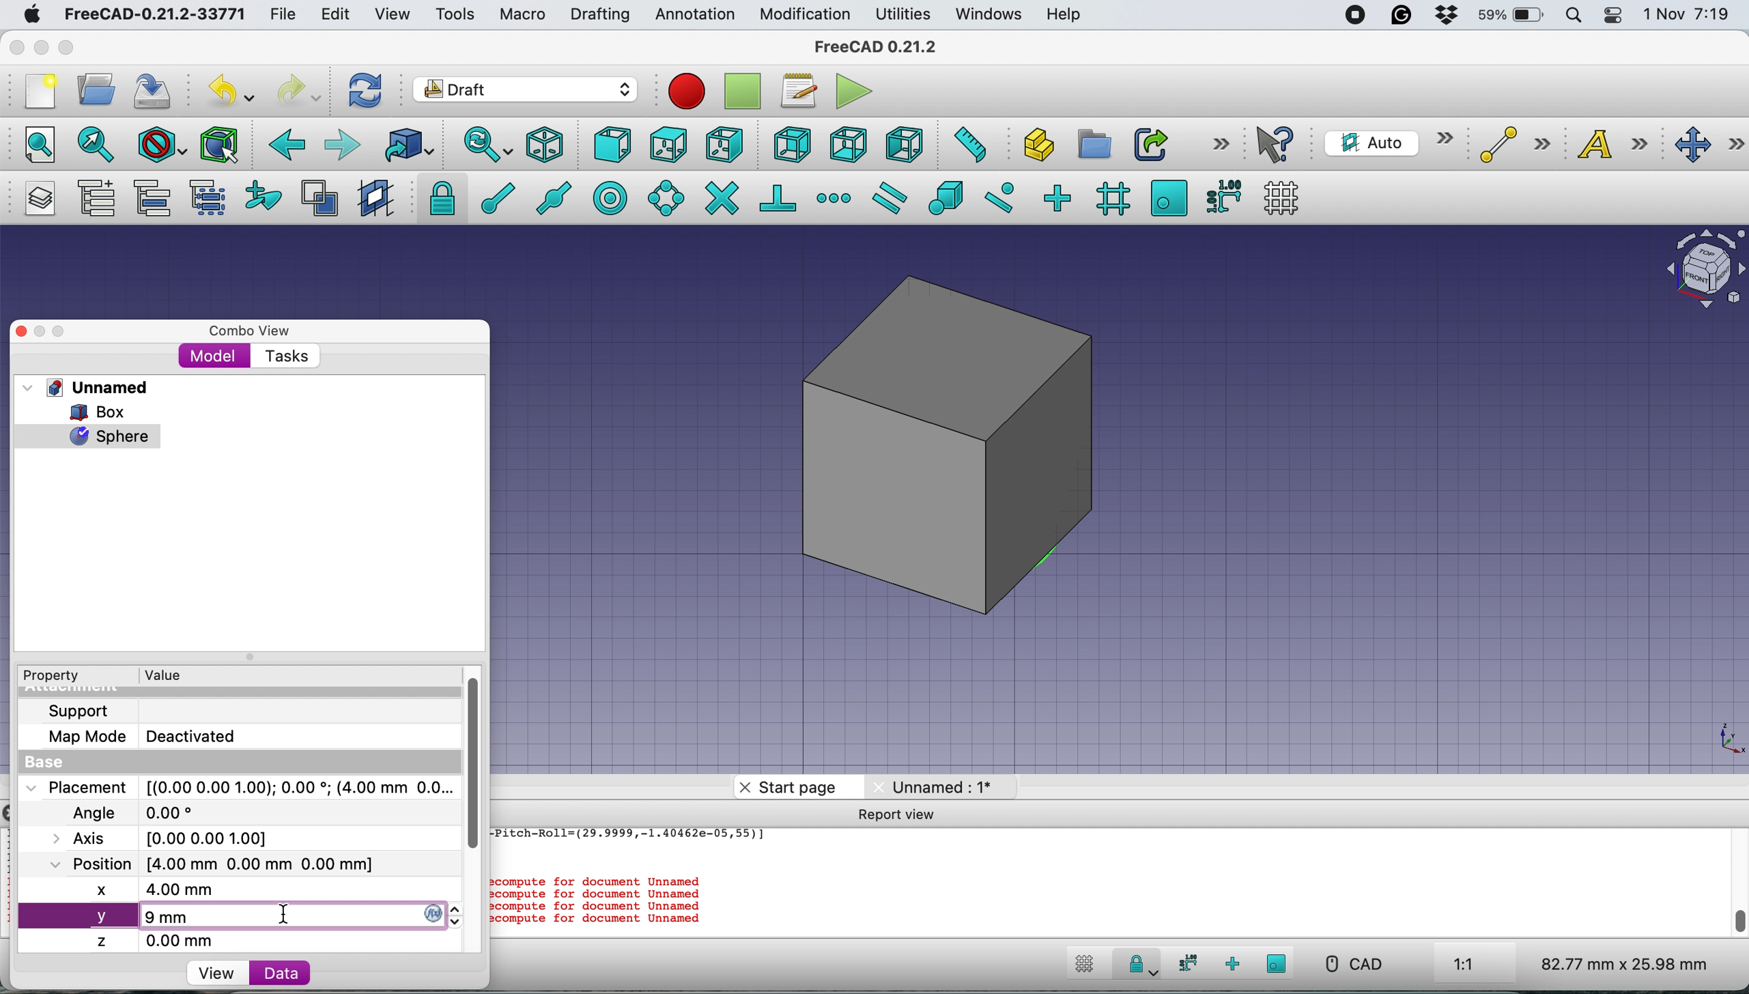 The width and height of the screenshot is (1749, 994). Describe the element at coordinates (550, 145) in the screenshot. I see `isometric` at that location.